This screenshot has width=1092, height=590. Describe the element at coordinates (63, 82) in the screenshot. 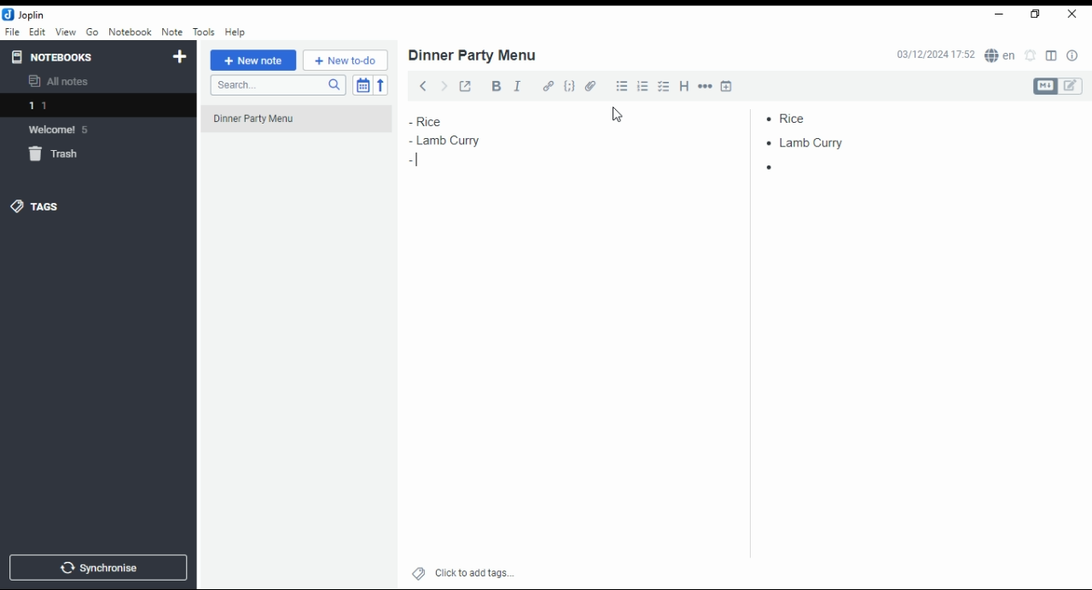

I see `all notes` at that location.